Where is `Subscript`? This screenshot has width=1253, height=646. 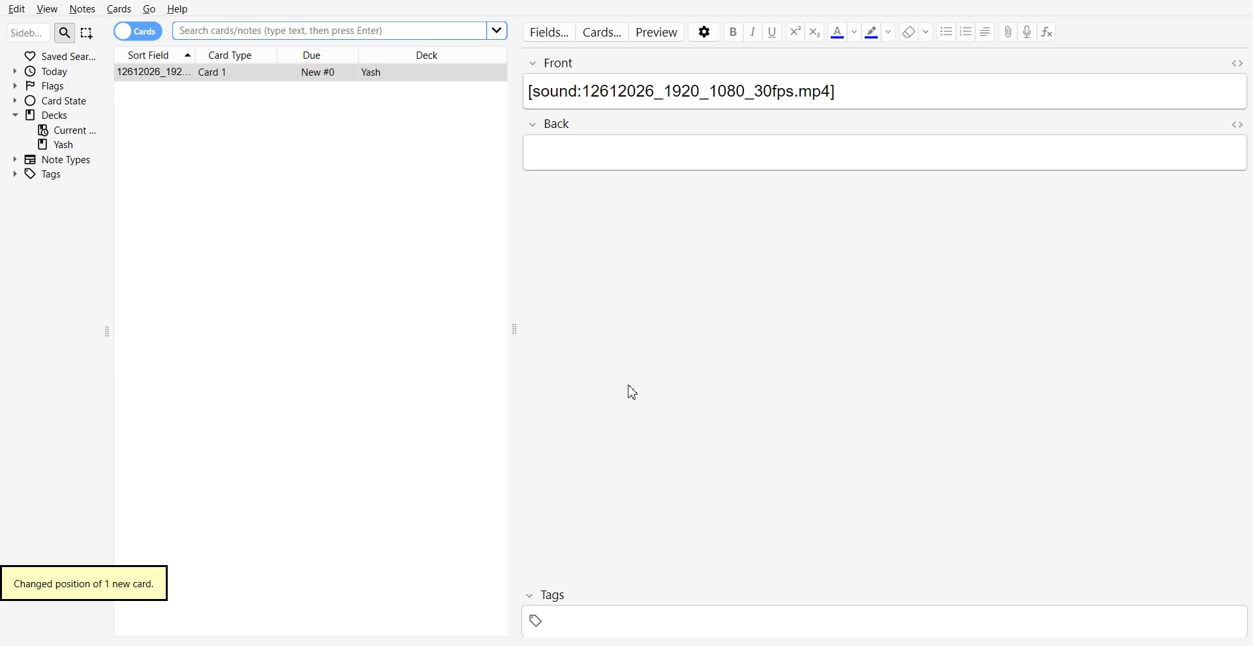
Subscript is located at coordinates (794, 32).